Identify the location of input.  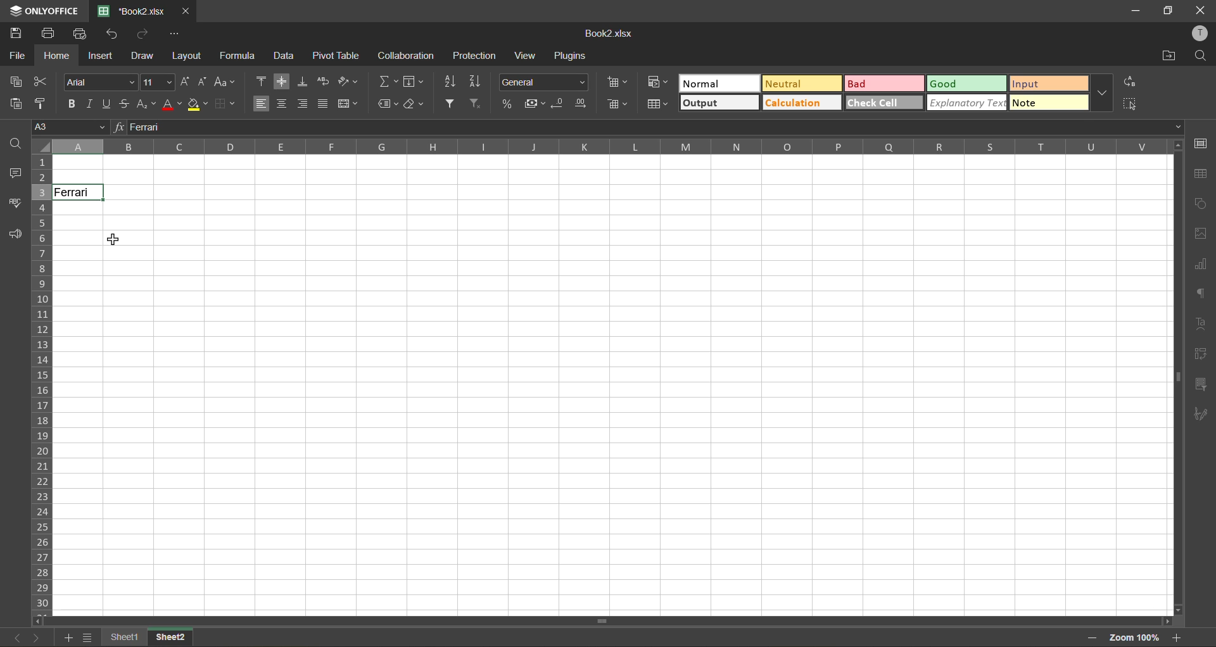
(1049, 84).